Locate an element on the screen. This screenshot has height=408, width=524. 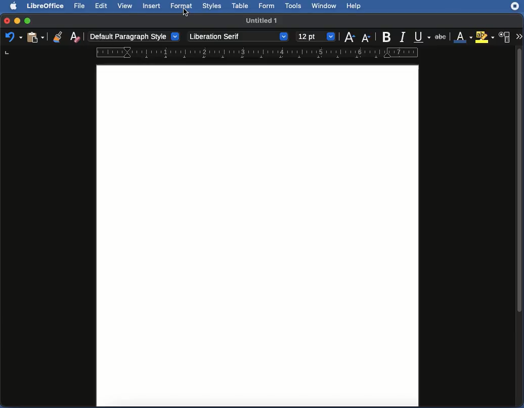
Strikethrough is located at coordinates (441, 35).